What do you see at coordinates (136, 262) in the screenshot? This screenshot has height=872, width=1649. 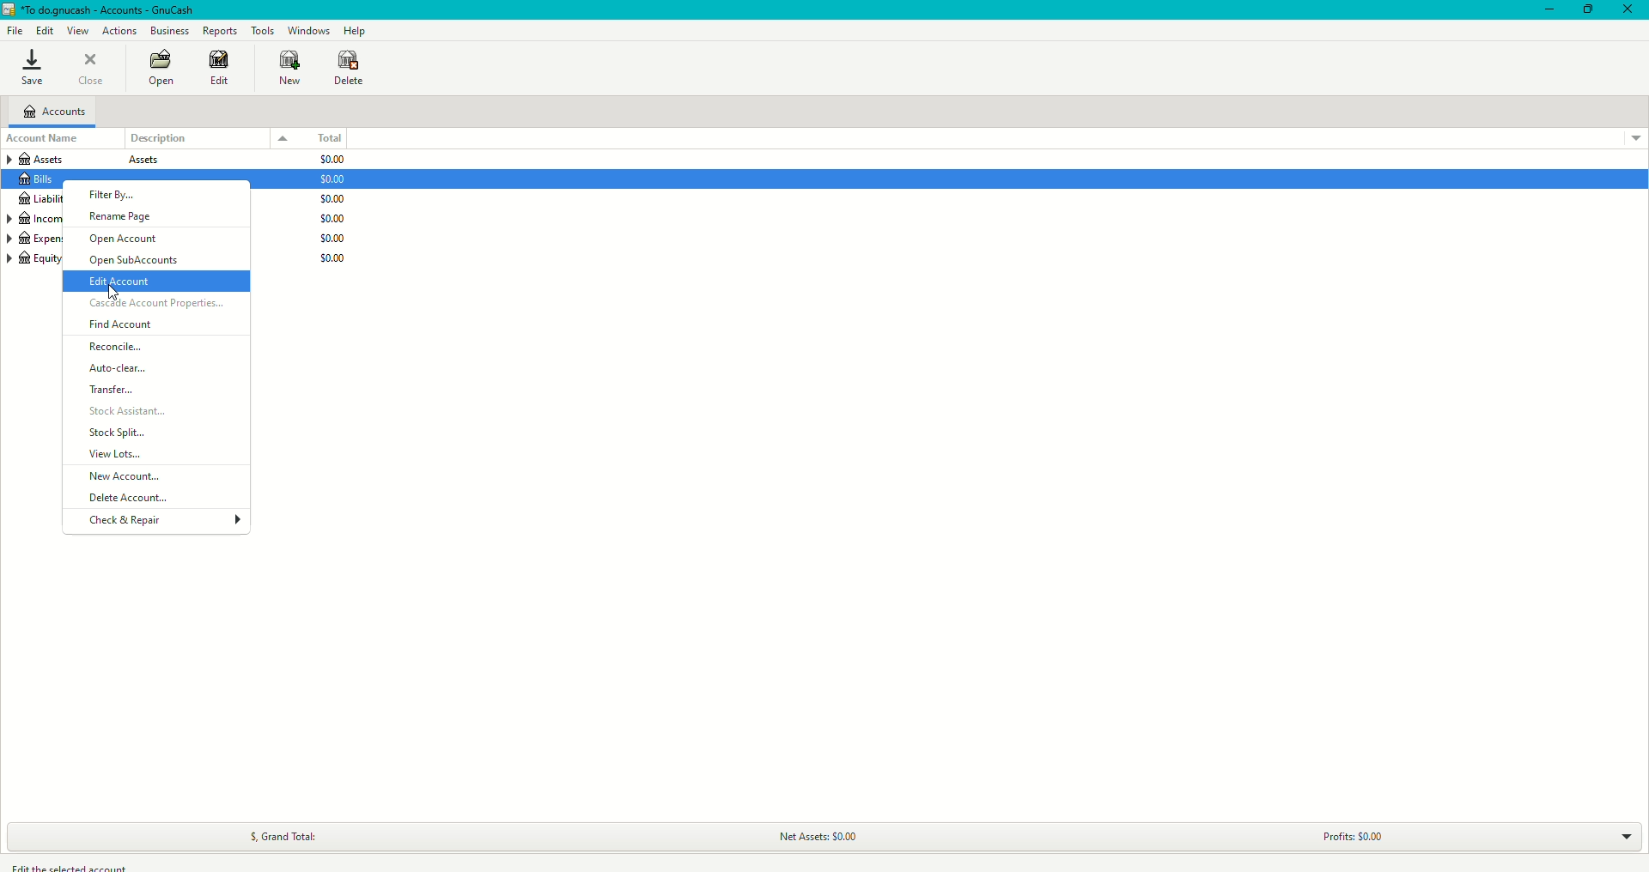 I see `Open SubAccounts` at bounding box center [136, 262].